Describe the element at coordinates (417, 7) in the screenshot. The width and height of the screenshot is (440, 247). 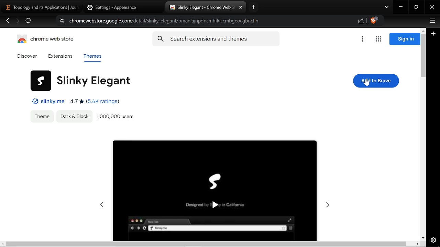
I see `REstore down` at that location.